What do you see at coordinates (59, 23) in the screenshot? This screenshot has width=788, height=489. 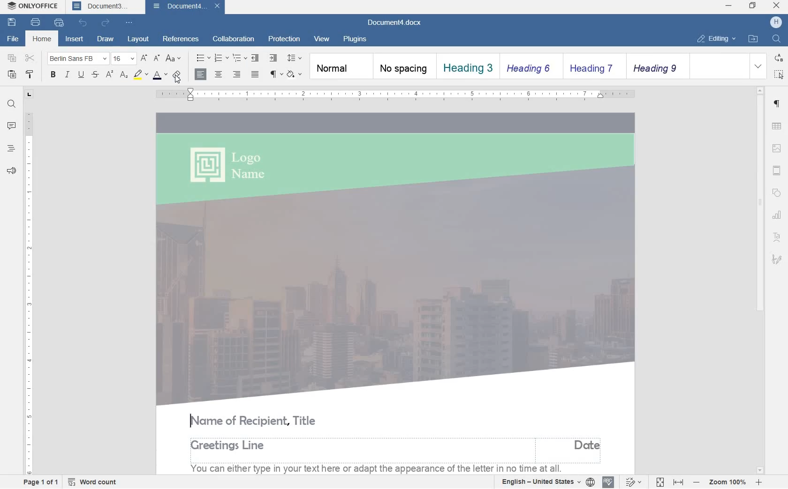 I see `quick print` at bounding box center [59, 23].